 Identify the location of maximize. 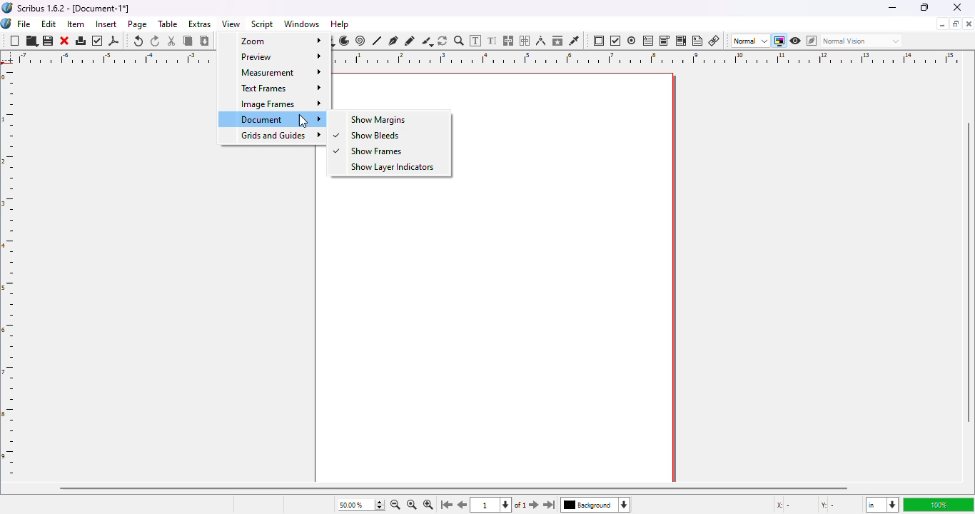
(924, 7).